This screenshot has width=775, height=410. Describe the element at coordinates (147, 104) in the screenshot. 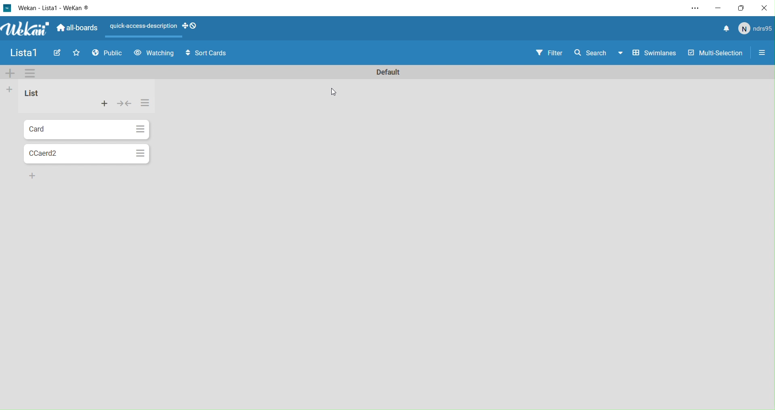

I see `Options` at that location.